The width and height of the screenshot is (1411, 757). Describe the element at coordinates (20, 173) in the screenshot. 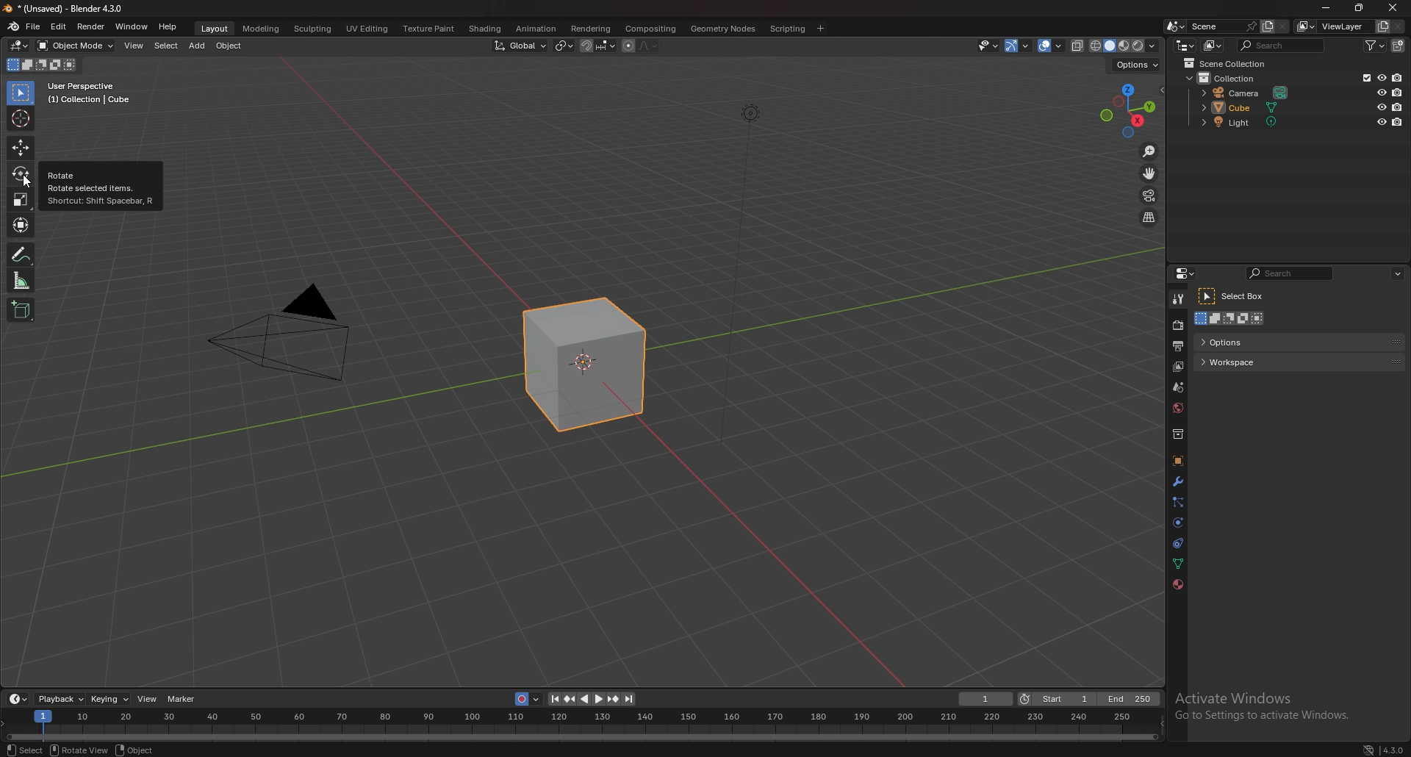

I see `rotate` at that location.